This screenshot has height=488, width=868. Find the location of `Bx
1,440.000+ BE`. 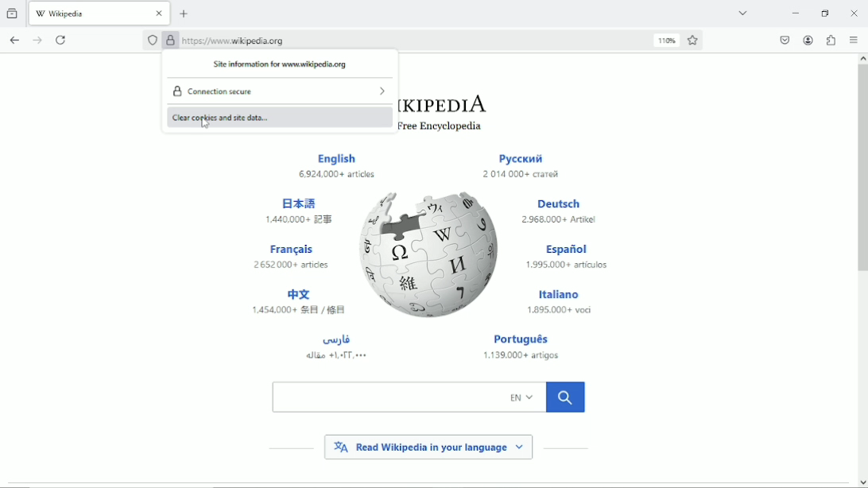

Bx
1,440.000+ BE is located at coordinates (302, 209).